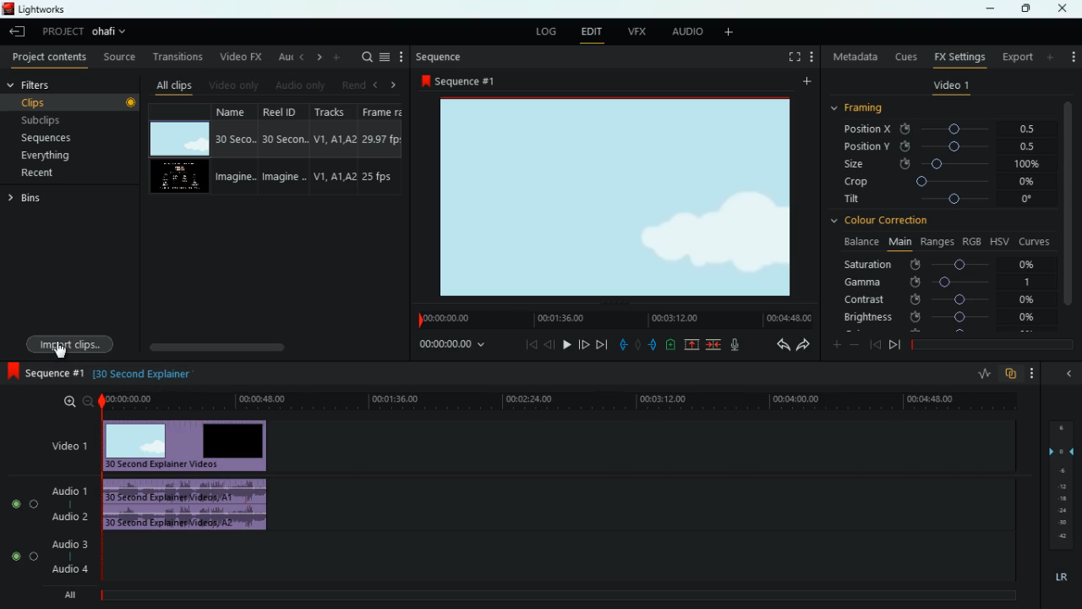 Image resolution: width=1082 pixels, height=609 pixels. I want to click on filters, so click(36, 85).